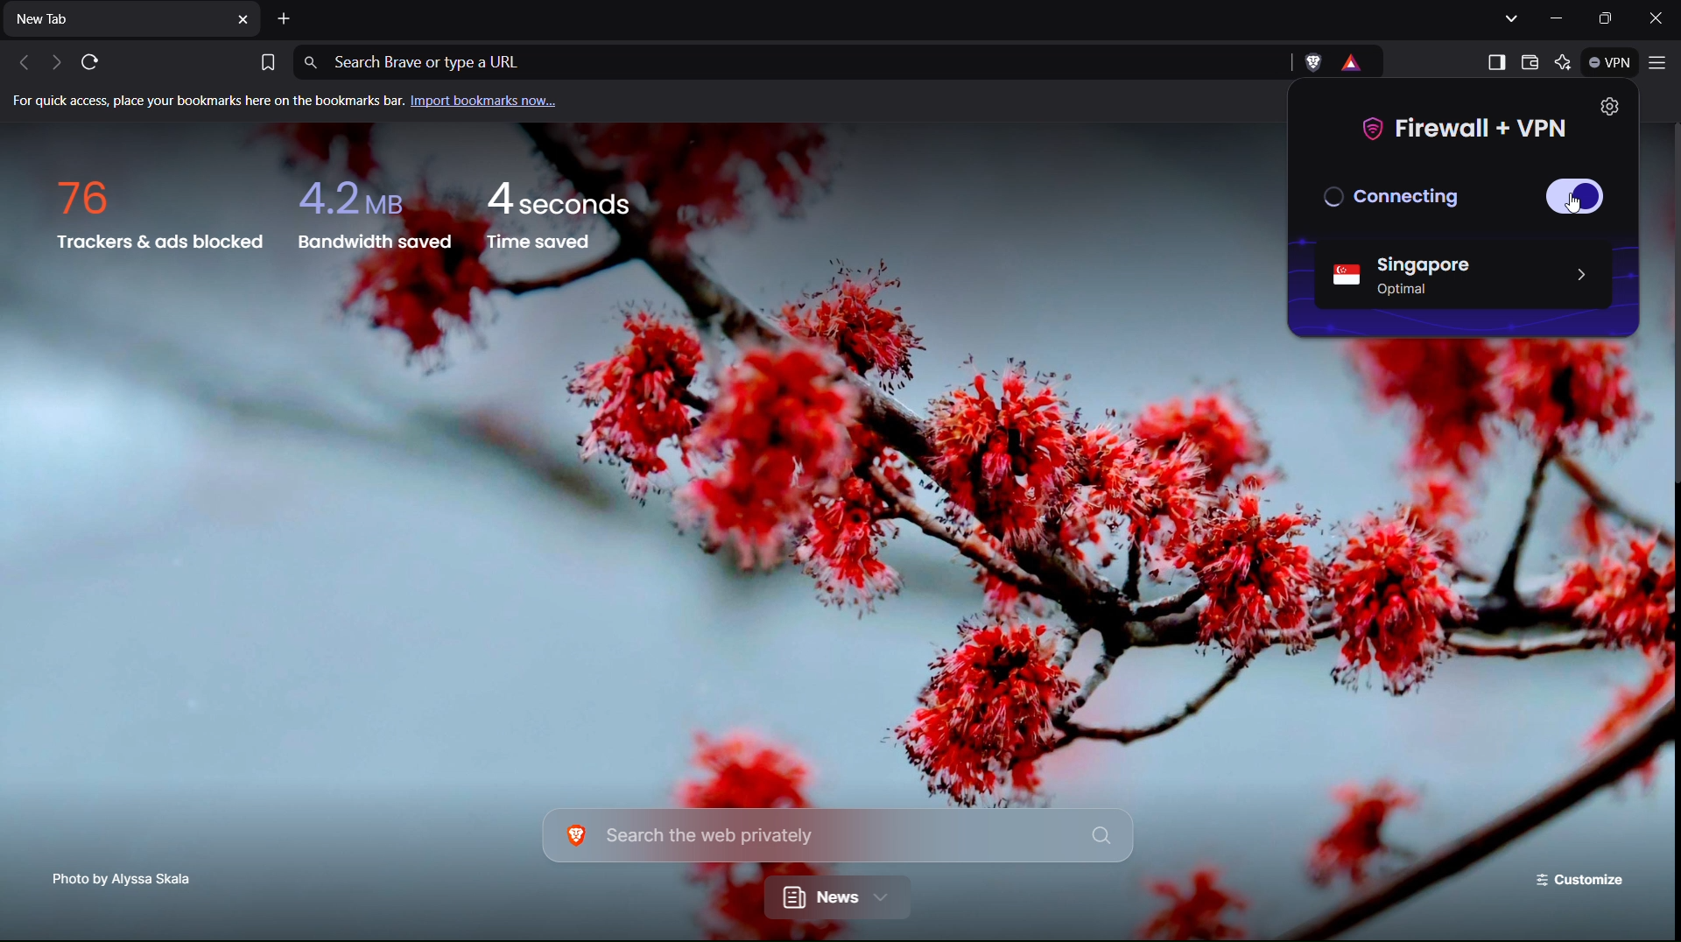  What do you see at coordinates (97, 61) in the screenshot?
I see `Refresh` at bounding box center [97, 61].